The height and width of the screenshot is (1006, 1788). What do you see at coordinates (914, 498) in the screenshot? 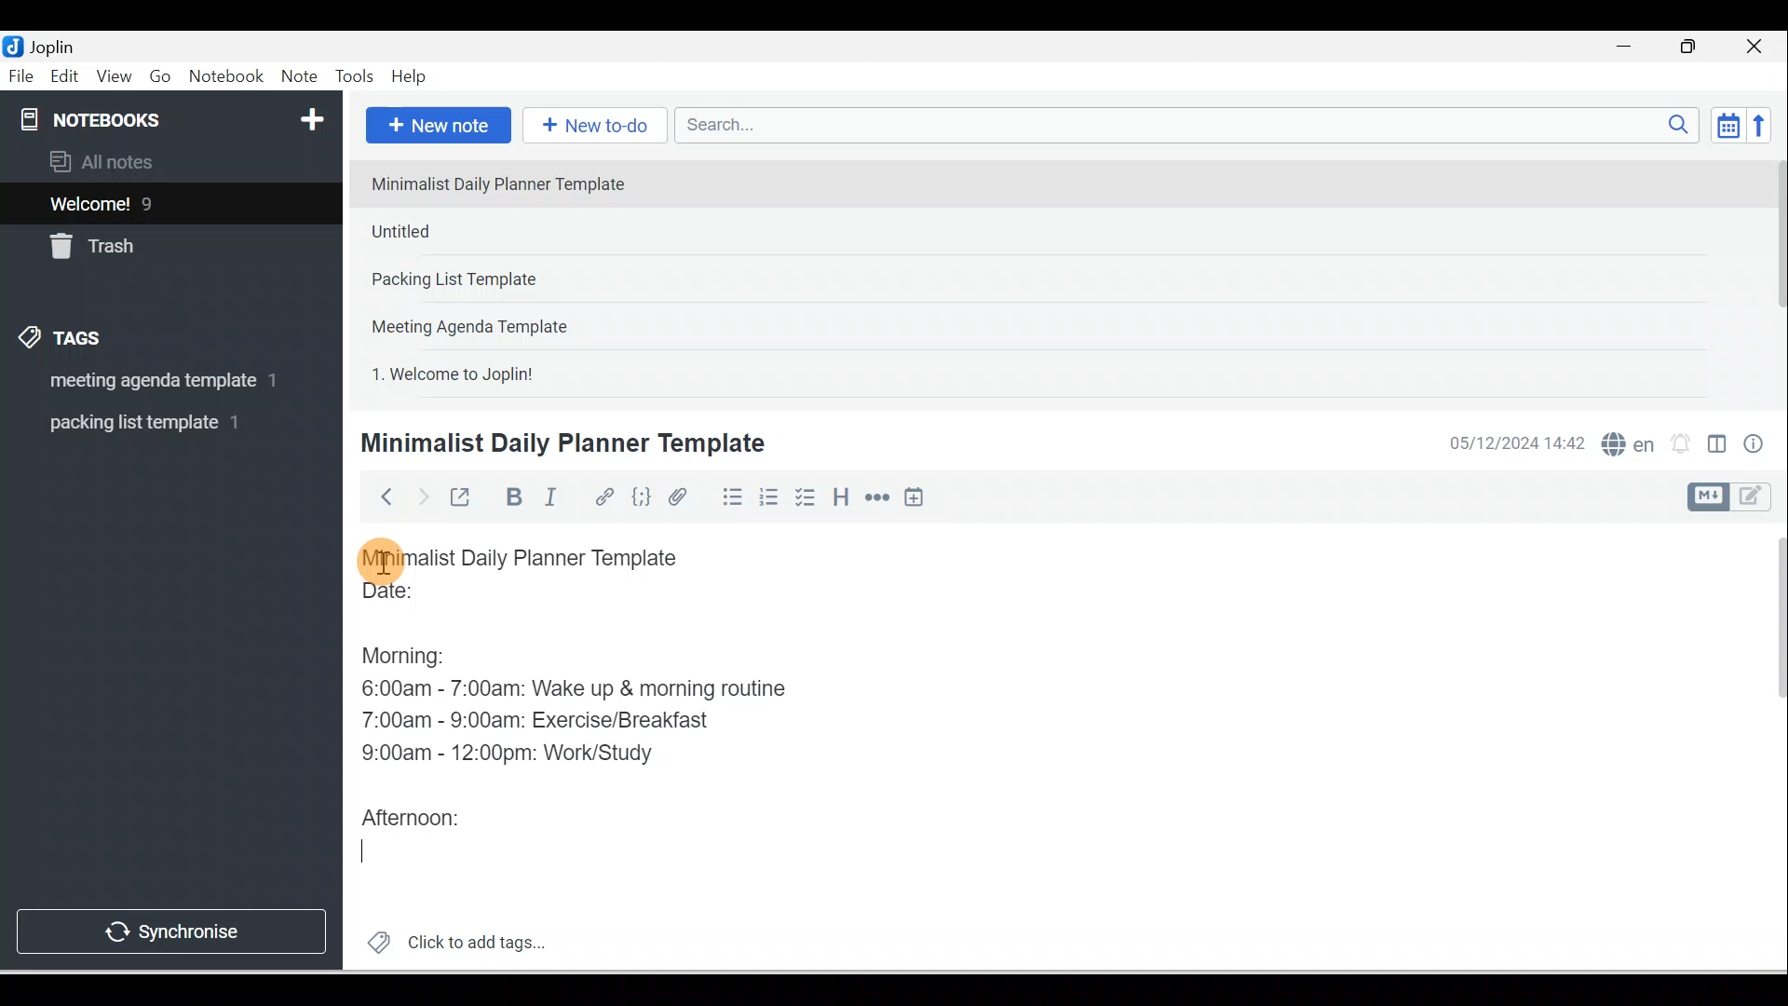
I see `Insert time` at bounding box center [914, 498].